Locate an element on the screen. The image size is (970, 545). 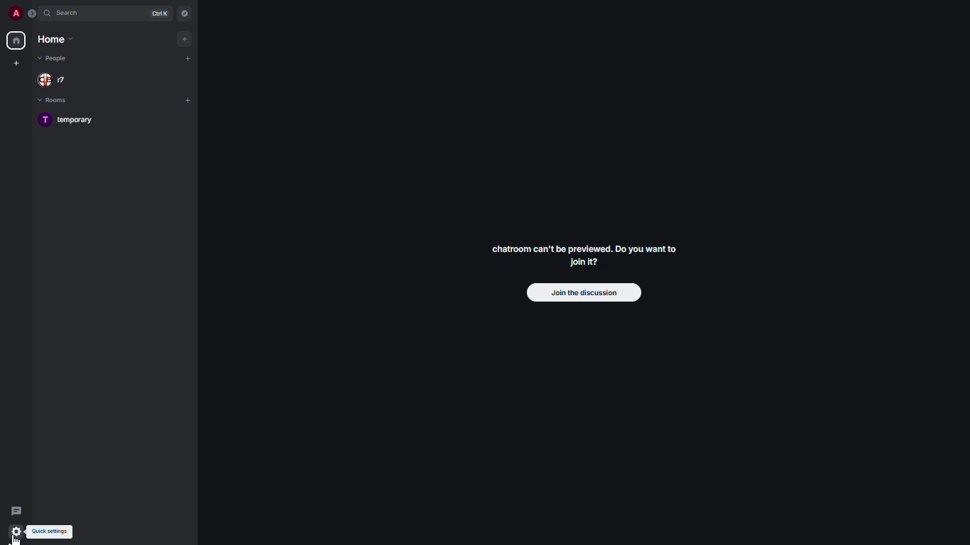
add is located at coordinates (189, 100).